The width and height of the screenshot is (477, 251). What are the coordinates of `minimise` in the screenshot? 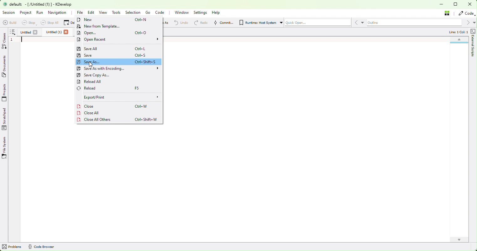 It's located at (443, 5).